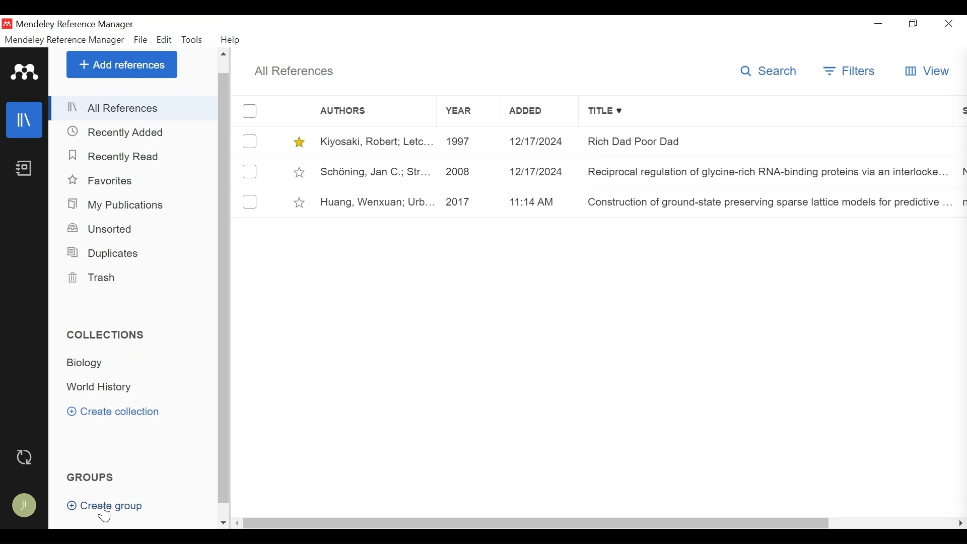  What do you see at coordinates (300, 143) in the screenshot?
I see `toggle Favorites` at bounding box center [300, 143].